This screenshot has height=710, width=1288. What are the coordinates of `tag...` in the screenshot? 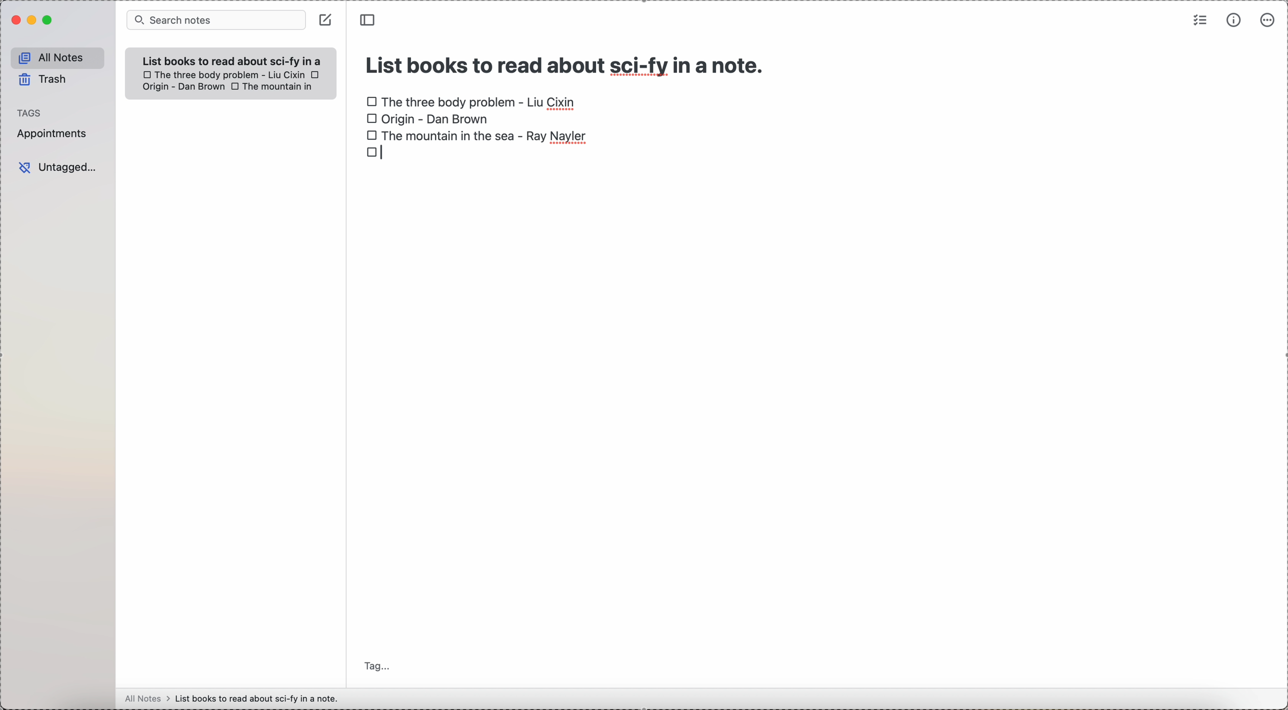 It's located at (378, 667).